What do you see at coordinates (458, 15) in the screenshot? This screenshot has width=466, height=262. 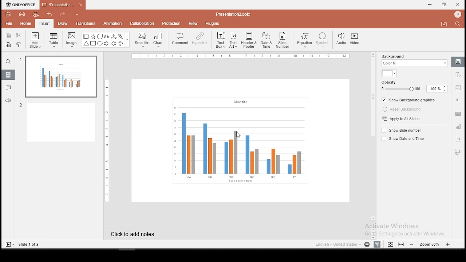 I see `icon` at bounding box center [458, 15].